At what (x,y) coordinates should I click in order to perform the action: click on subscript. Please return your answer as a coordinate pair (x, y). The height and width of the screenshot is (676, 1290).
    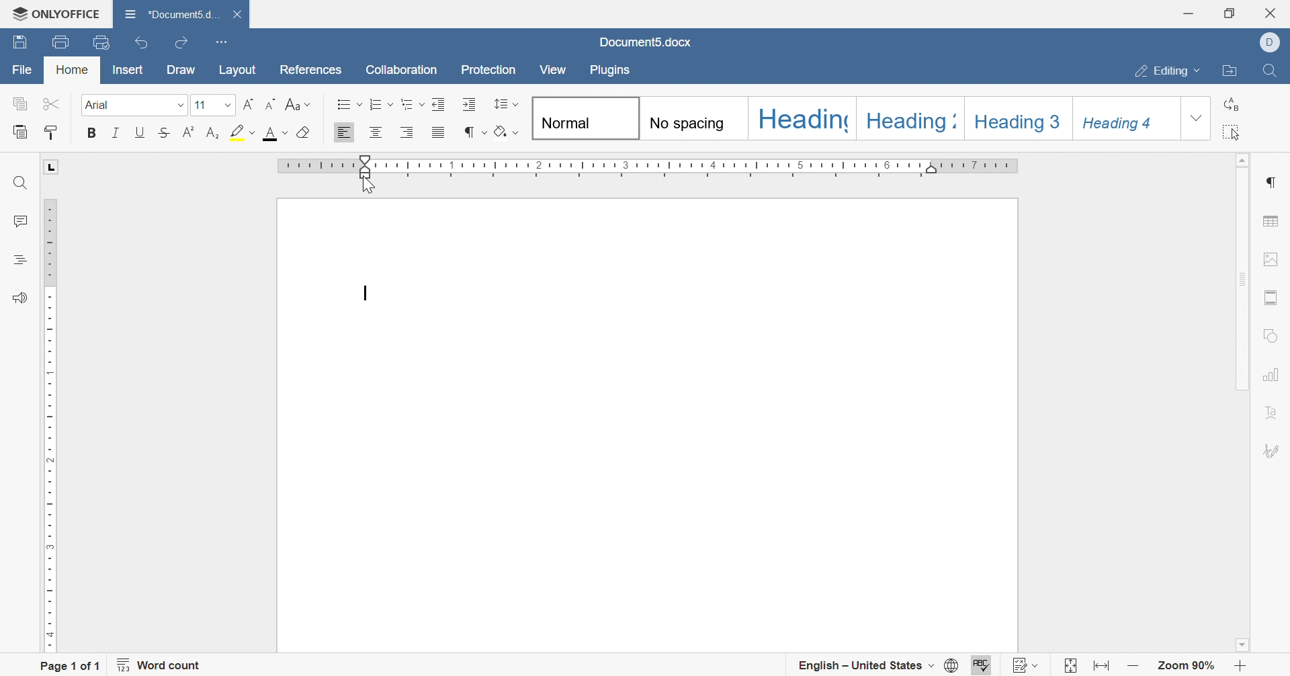
    Looking at the image, I should click on (214, 131).